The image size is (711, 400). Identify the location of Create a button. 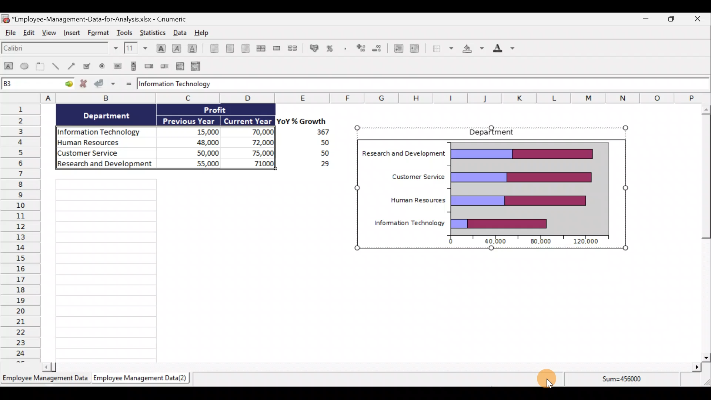
(117, 65).